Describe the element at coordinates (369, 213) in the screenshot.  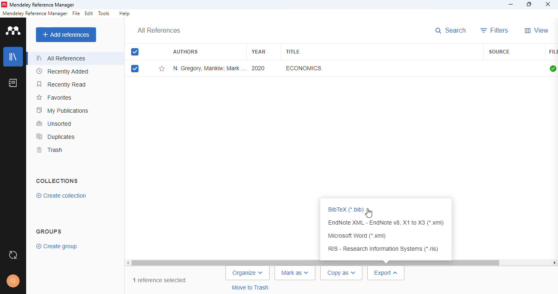
I see `cursor` at that location.